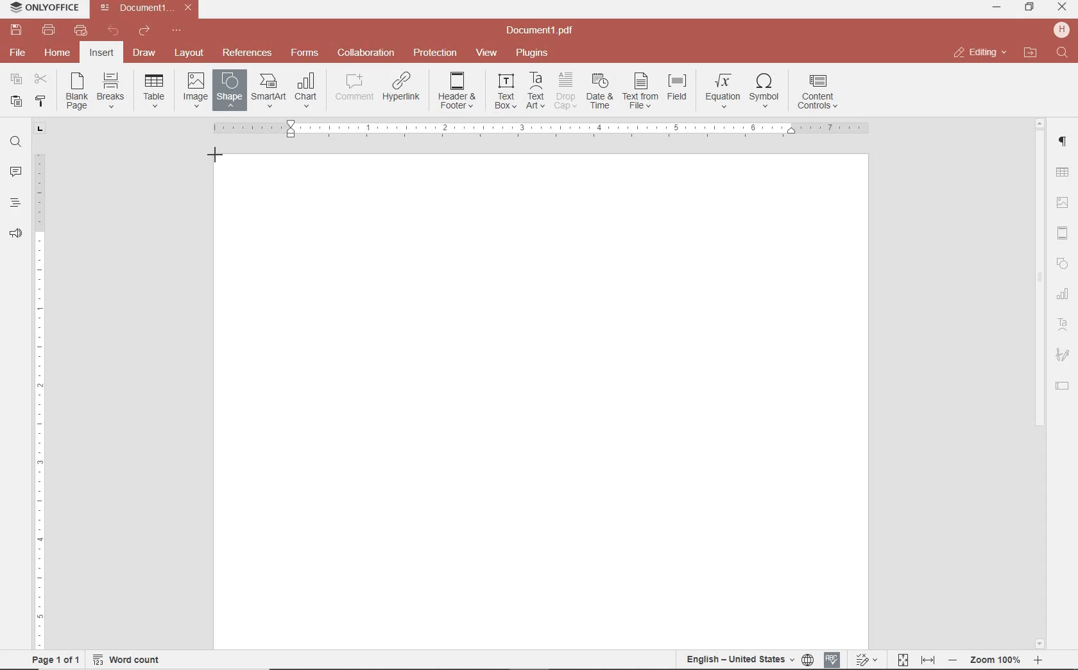 This screenshot has height=670, width=1078. Describe the element at coordinates (269, 90) in the screenshot. I see `INSERT SMART ART` at that location.